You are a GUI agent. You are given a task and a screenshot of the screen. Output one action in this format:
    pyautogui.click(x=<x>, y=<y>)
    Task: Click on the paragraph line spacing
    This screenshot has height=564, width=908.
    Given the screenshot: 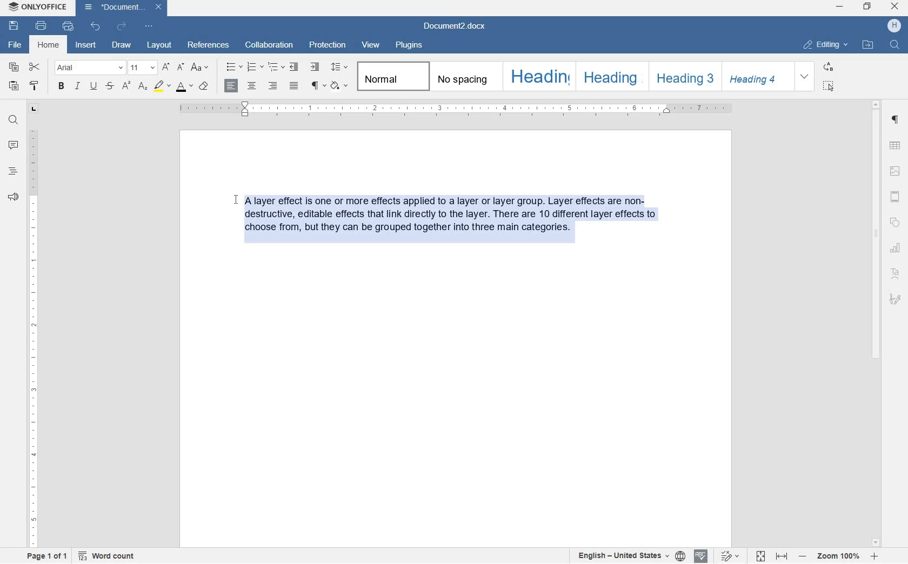 What is the action you would take?
    pyautogui.click(x=339, y=68)
    